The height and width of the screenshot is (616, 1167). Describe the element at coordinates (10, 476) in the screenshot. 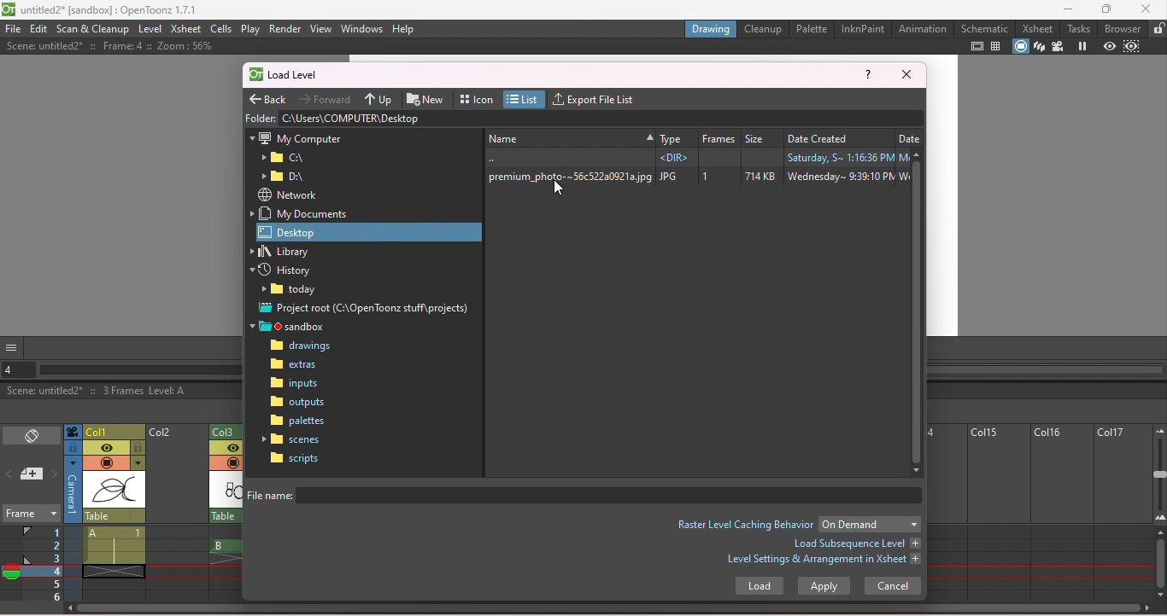

I see `Previous memo` at that location.